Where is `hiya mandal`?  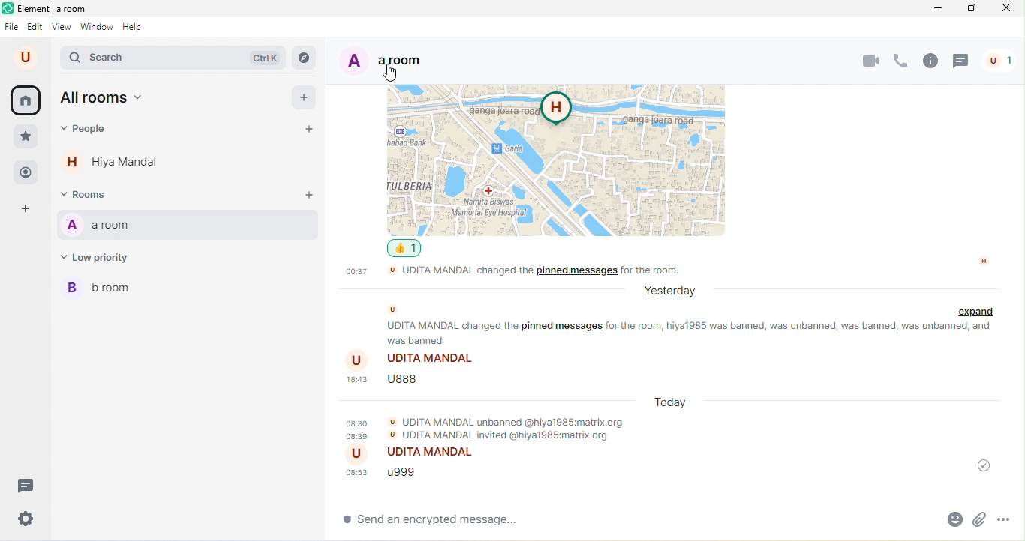
hiya mandal is located at coordinates (118, 165).